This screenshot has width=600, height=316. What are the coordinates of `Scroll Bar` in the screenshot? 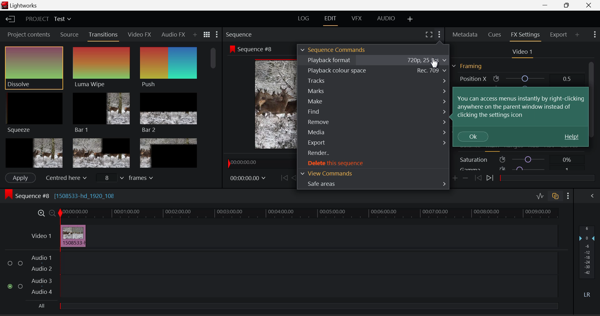 It's located at (214, 106).